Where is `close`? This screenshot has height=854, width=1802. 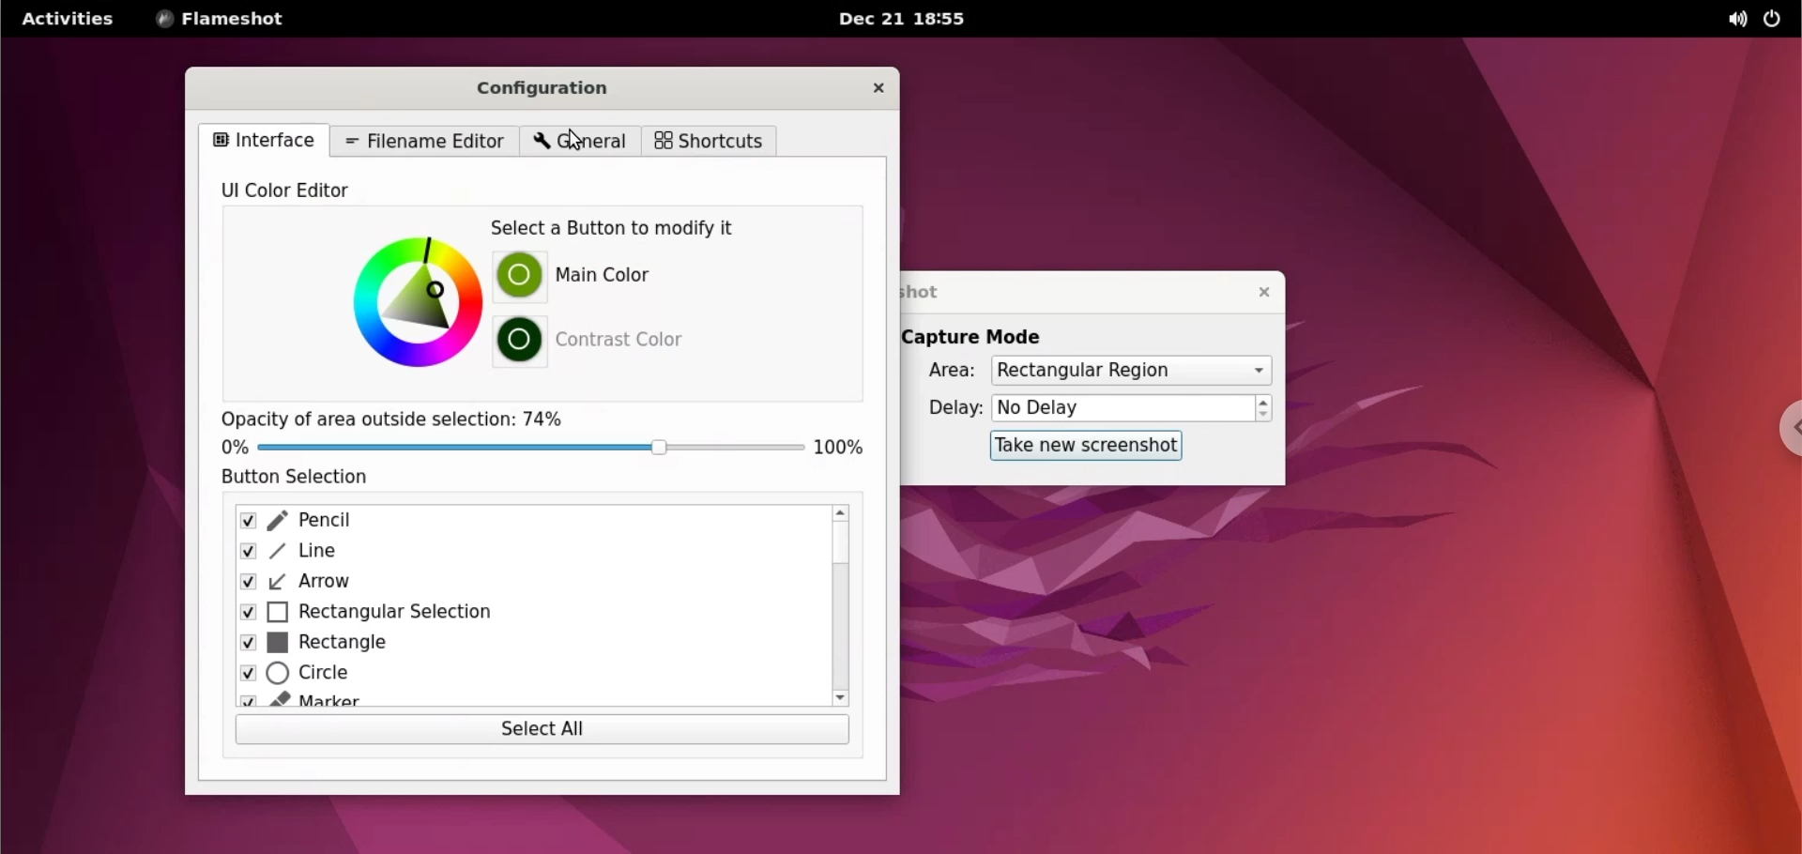
close is located at coordinates (1255, 292).